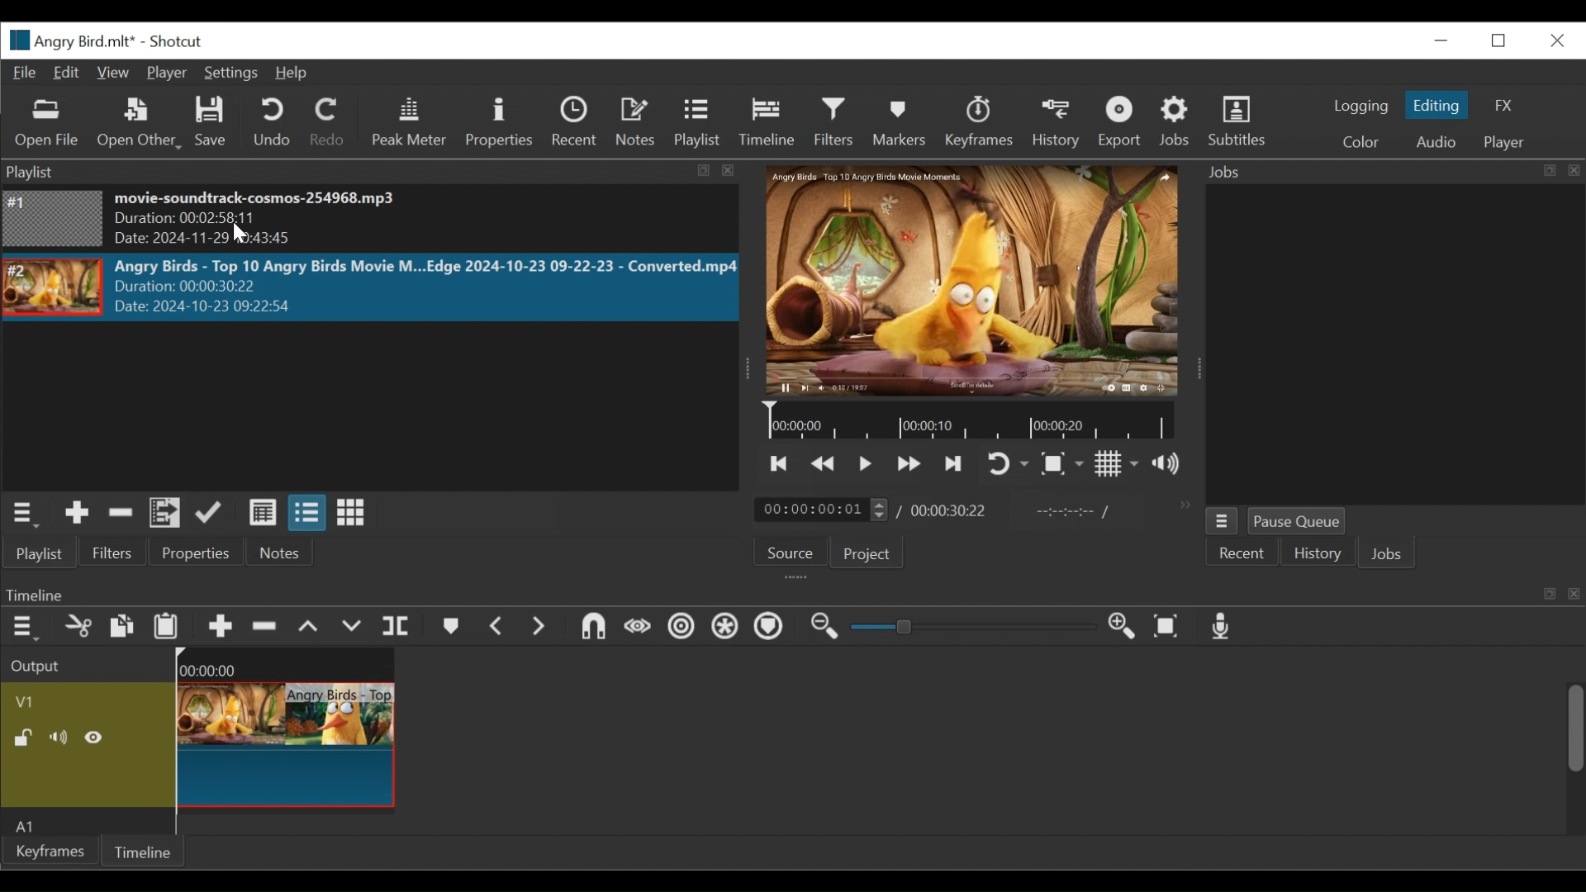  What do you see at coordinates (1118, 465) in the screenshot?
I see `Toggle display grid on the player` at bounding box center [1118, 465].